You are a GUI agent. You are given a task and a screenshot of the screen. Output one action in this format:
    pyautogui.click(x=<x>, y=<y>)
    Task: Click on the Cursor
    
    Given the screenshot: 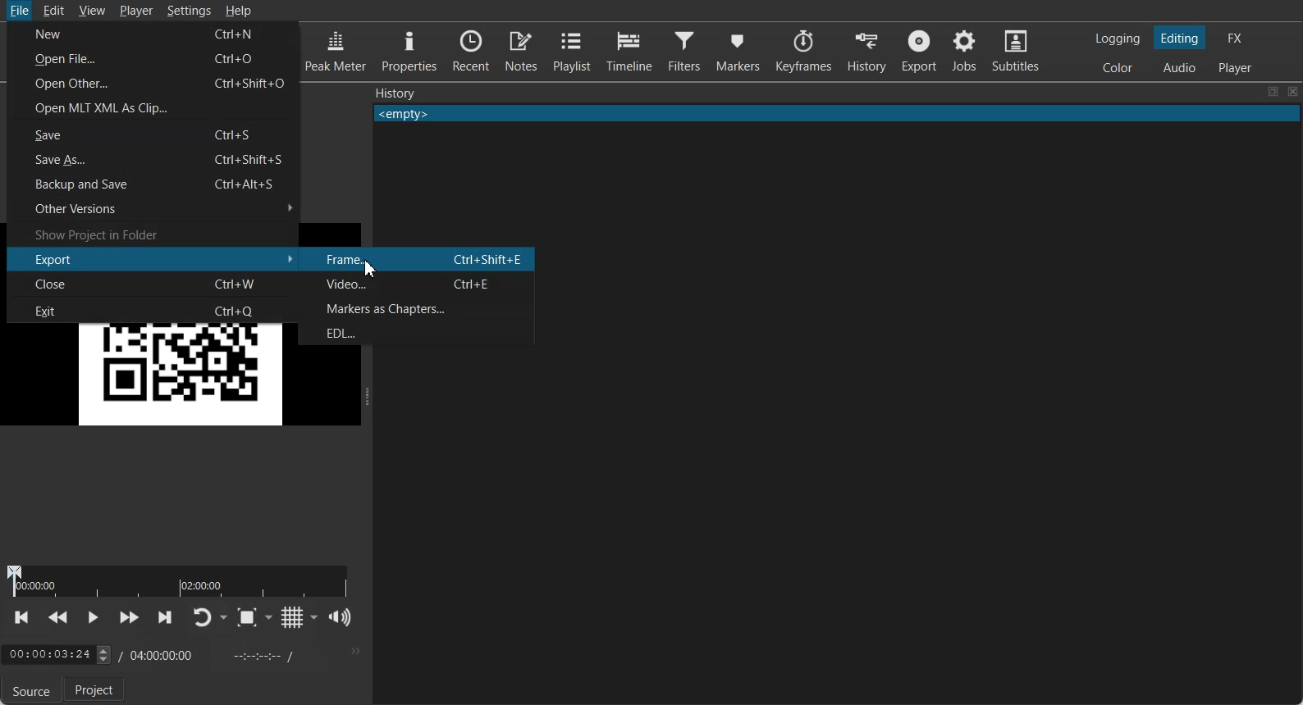 What is the action you would take?
    pyautogui.click(x=372, y=269)
    